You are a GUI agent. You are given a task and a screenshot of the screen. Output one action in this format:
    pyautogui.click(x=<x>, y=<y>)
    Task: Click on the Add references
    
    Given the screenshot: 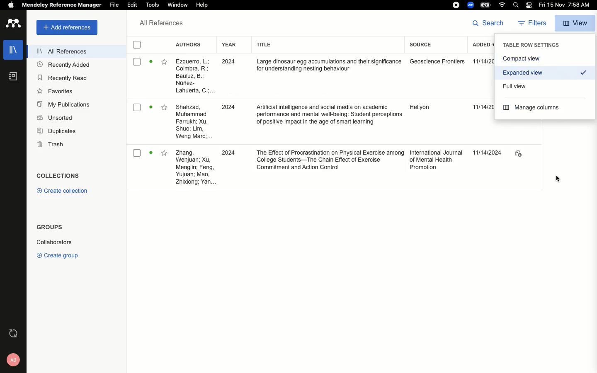 What is the action you would take?
    pyautogui.click(x=64, y=28)
    